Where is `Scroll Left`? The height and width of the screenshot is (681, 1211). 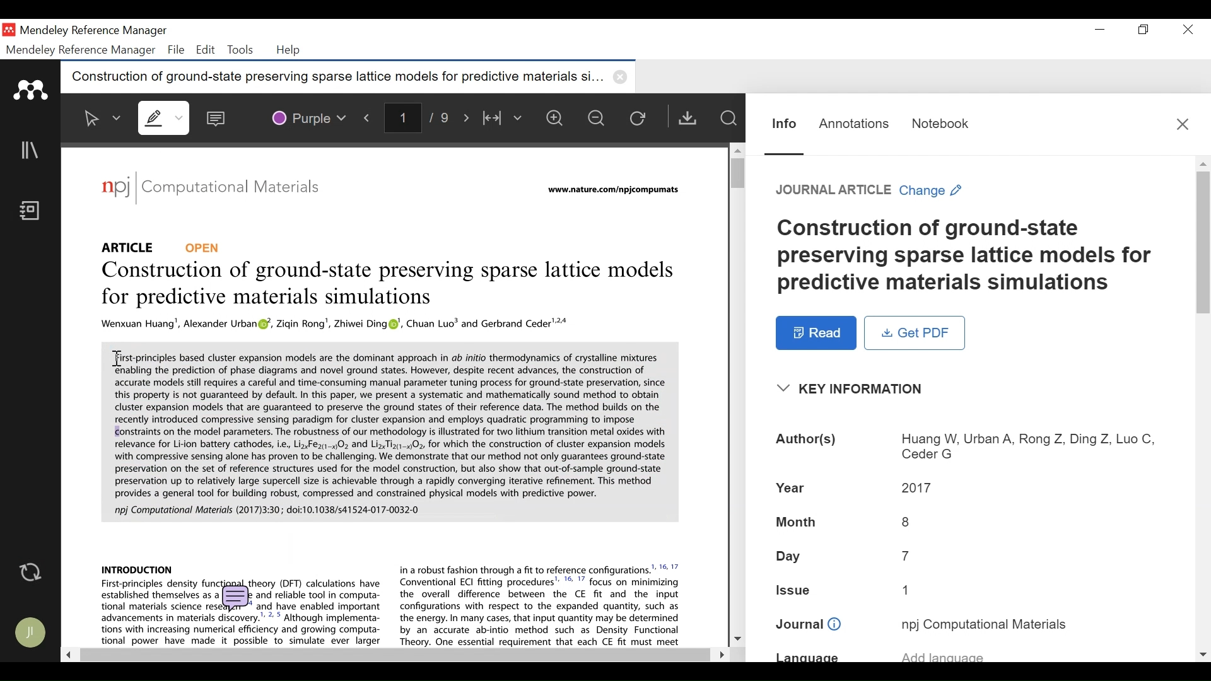 Scroll Left is located at coordinates (67, 654).